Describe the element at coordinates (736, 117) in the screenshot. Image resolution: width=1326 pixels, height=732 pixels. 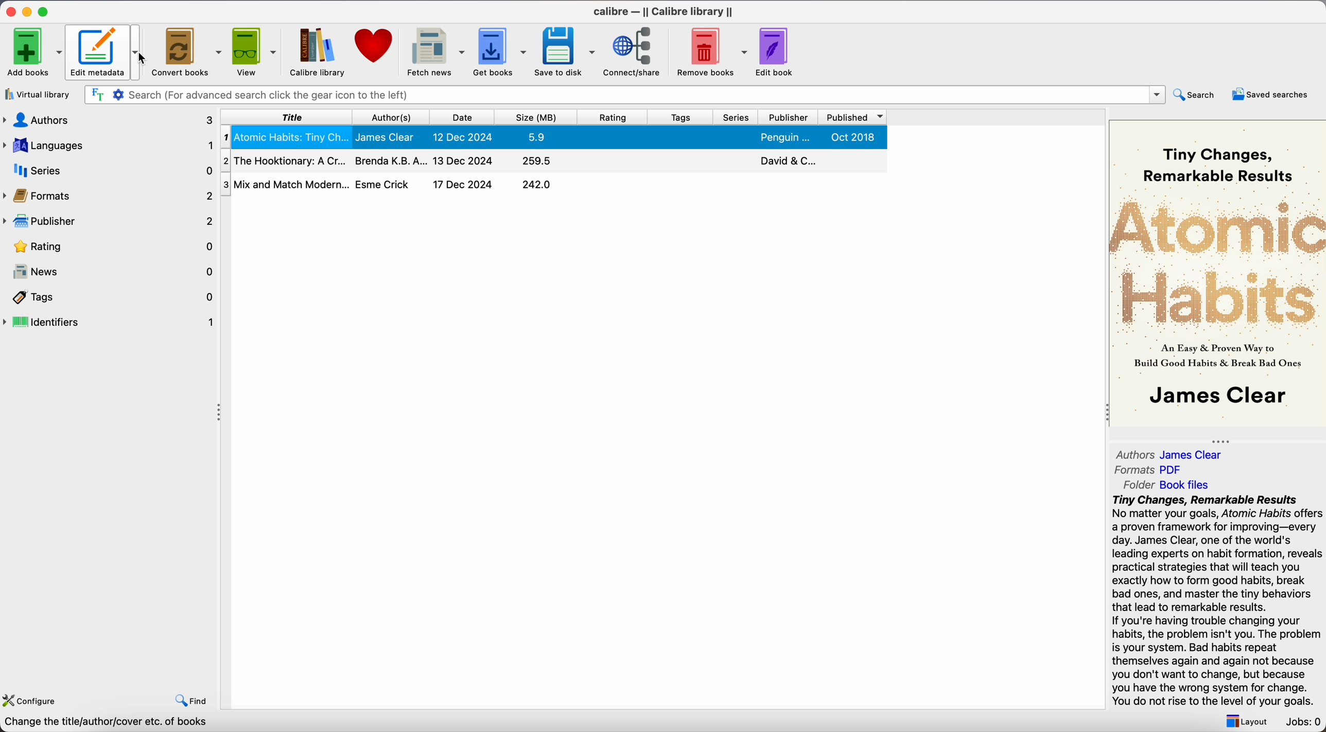
I see `series` at that location.